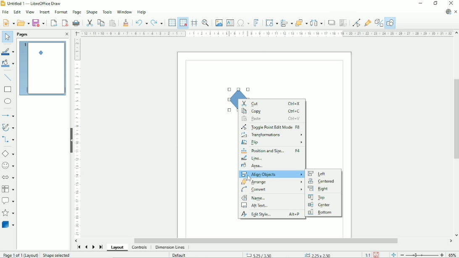  I want to click on Shape selected, so click(57, 254).